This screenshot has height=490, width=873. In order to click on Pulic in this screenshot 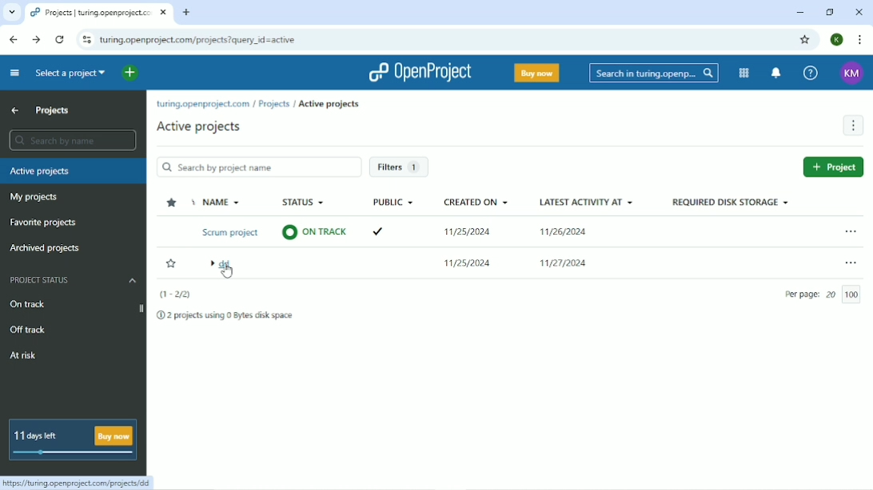, I will do `click(393, 203)`.